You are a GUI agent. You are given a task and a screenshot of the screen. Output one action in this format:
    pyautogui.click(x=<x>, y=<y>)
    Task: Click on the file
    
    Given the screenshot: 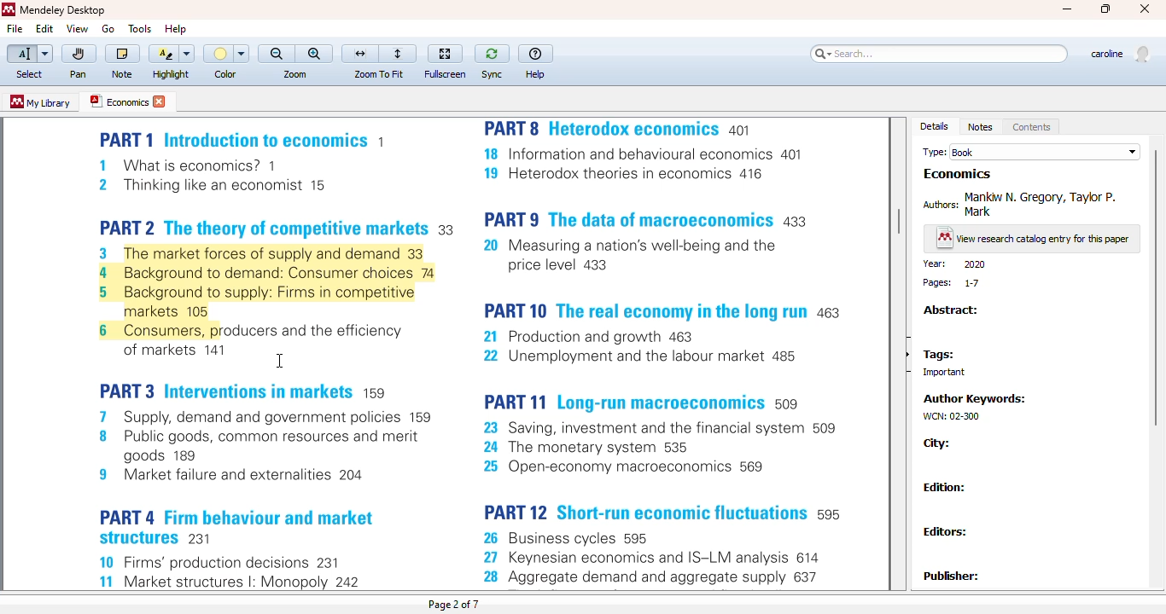 What is the action you would take?
    pyautogui.click(x=14, y=29)
    